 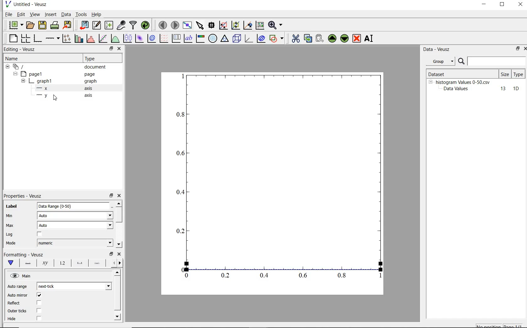 I want to click on Type, so click(x=101, y=59).